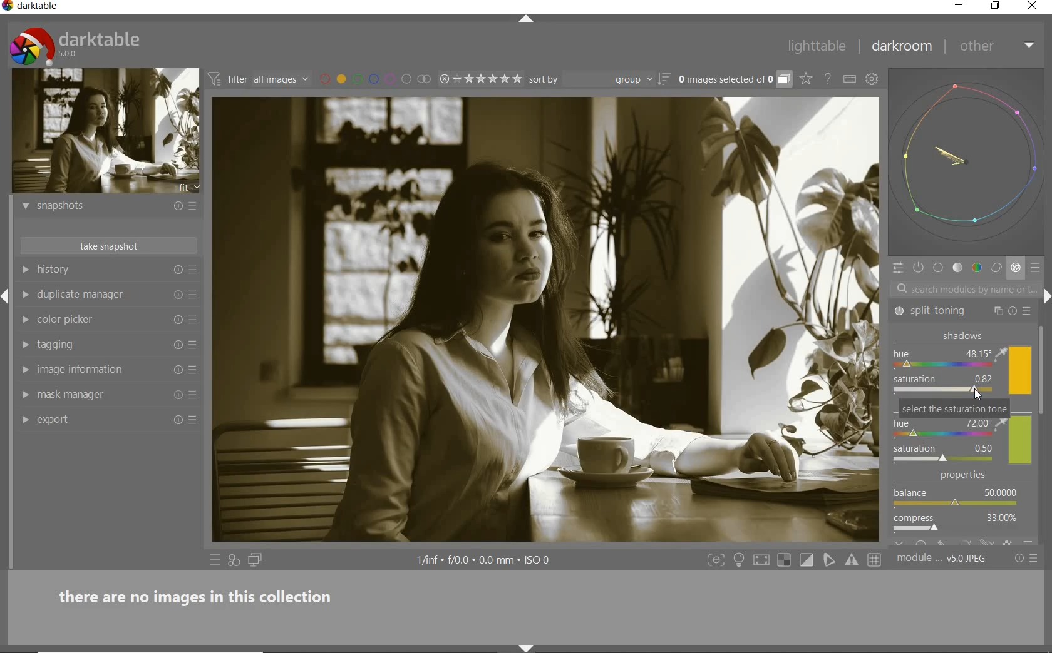 This screenshot has height=653, width=1052. What do you see at coordinates (872, 81) in the screenshot?
I see `show global preferences` at bounding box center [872, 81].